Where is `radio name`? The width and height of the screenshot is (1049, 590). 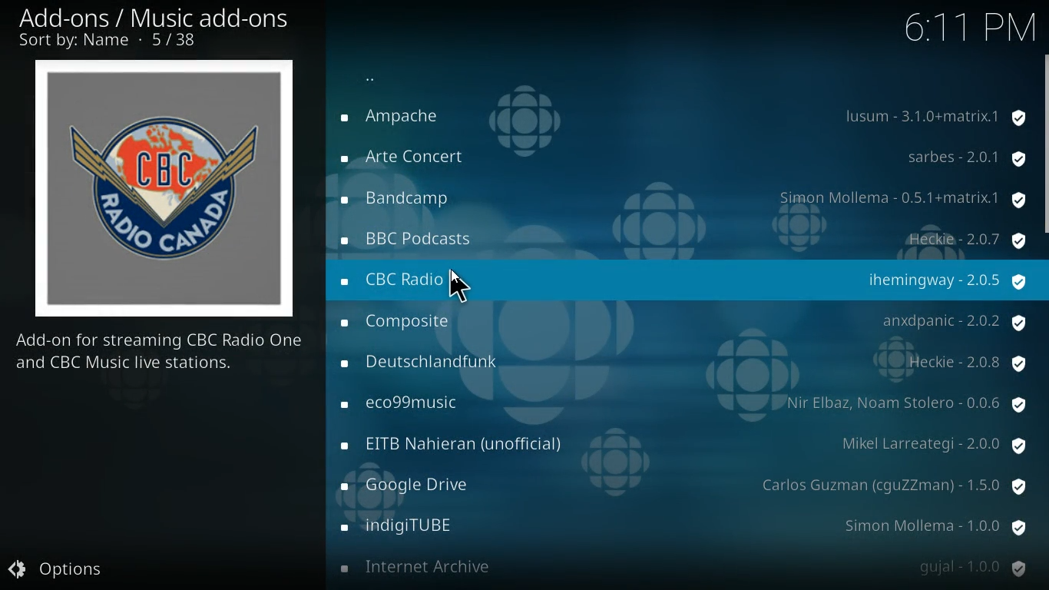 radio name is located at coordinates (418, 482).